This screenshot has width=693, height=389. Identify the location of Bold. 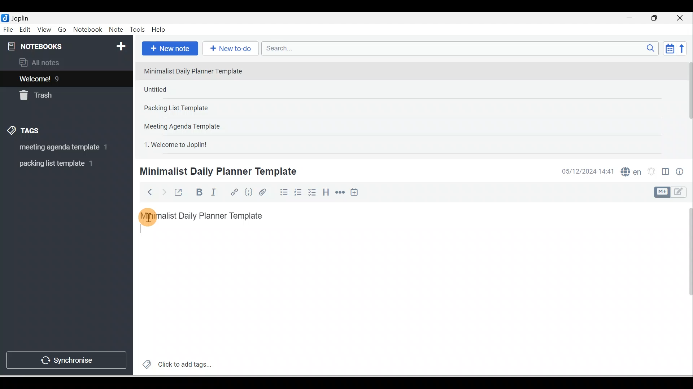
(198, 192).